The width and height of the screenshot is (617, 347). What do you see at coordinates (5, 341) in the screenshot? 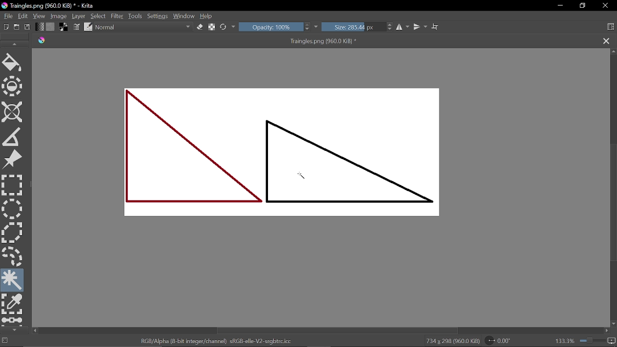
I see `No selection` at bounding box center [5, 341].